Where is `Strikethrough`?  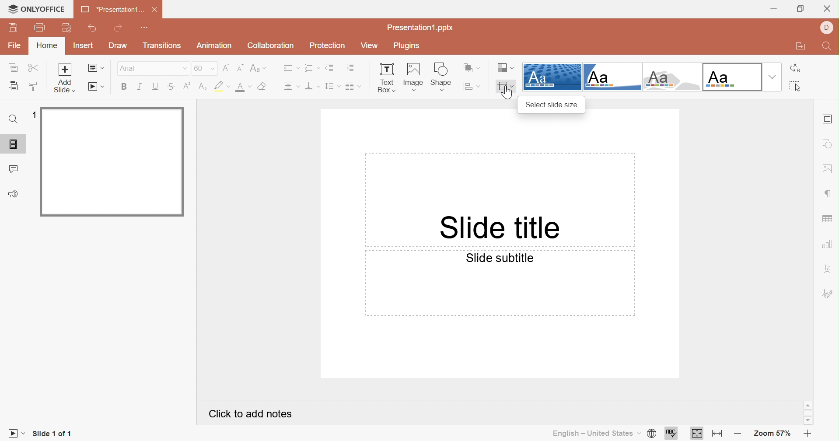
Strikethrough is located at coordinates (171, 86).